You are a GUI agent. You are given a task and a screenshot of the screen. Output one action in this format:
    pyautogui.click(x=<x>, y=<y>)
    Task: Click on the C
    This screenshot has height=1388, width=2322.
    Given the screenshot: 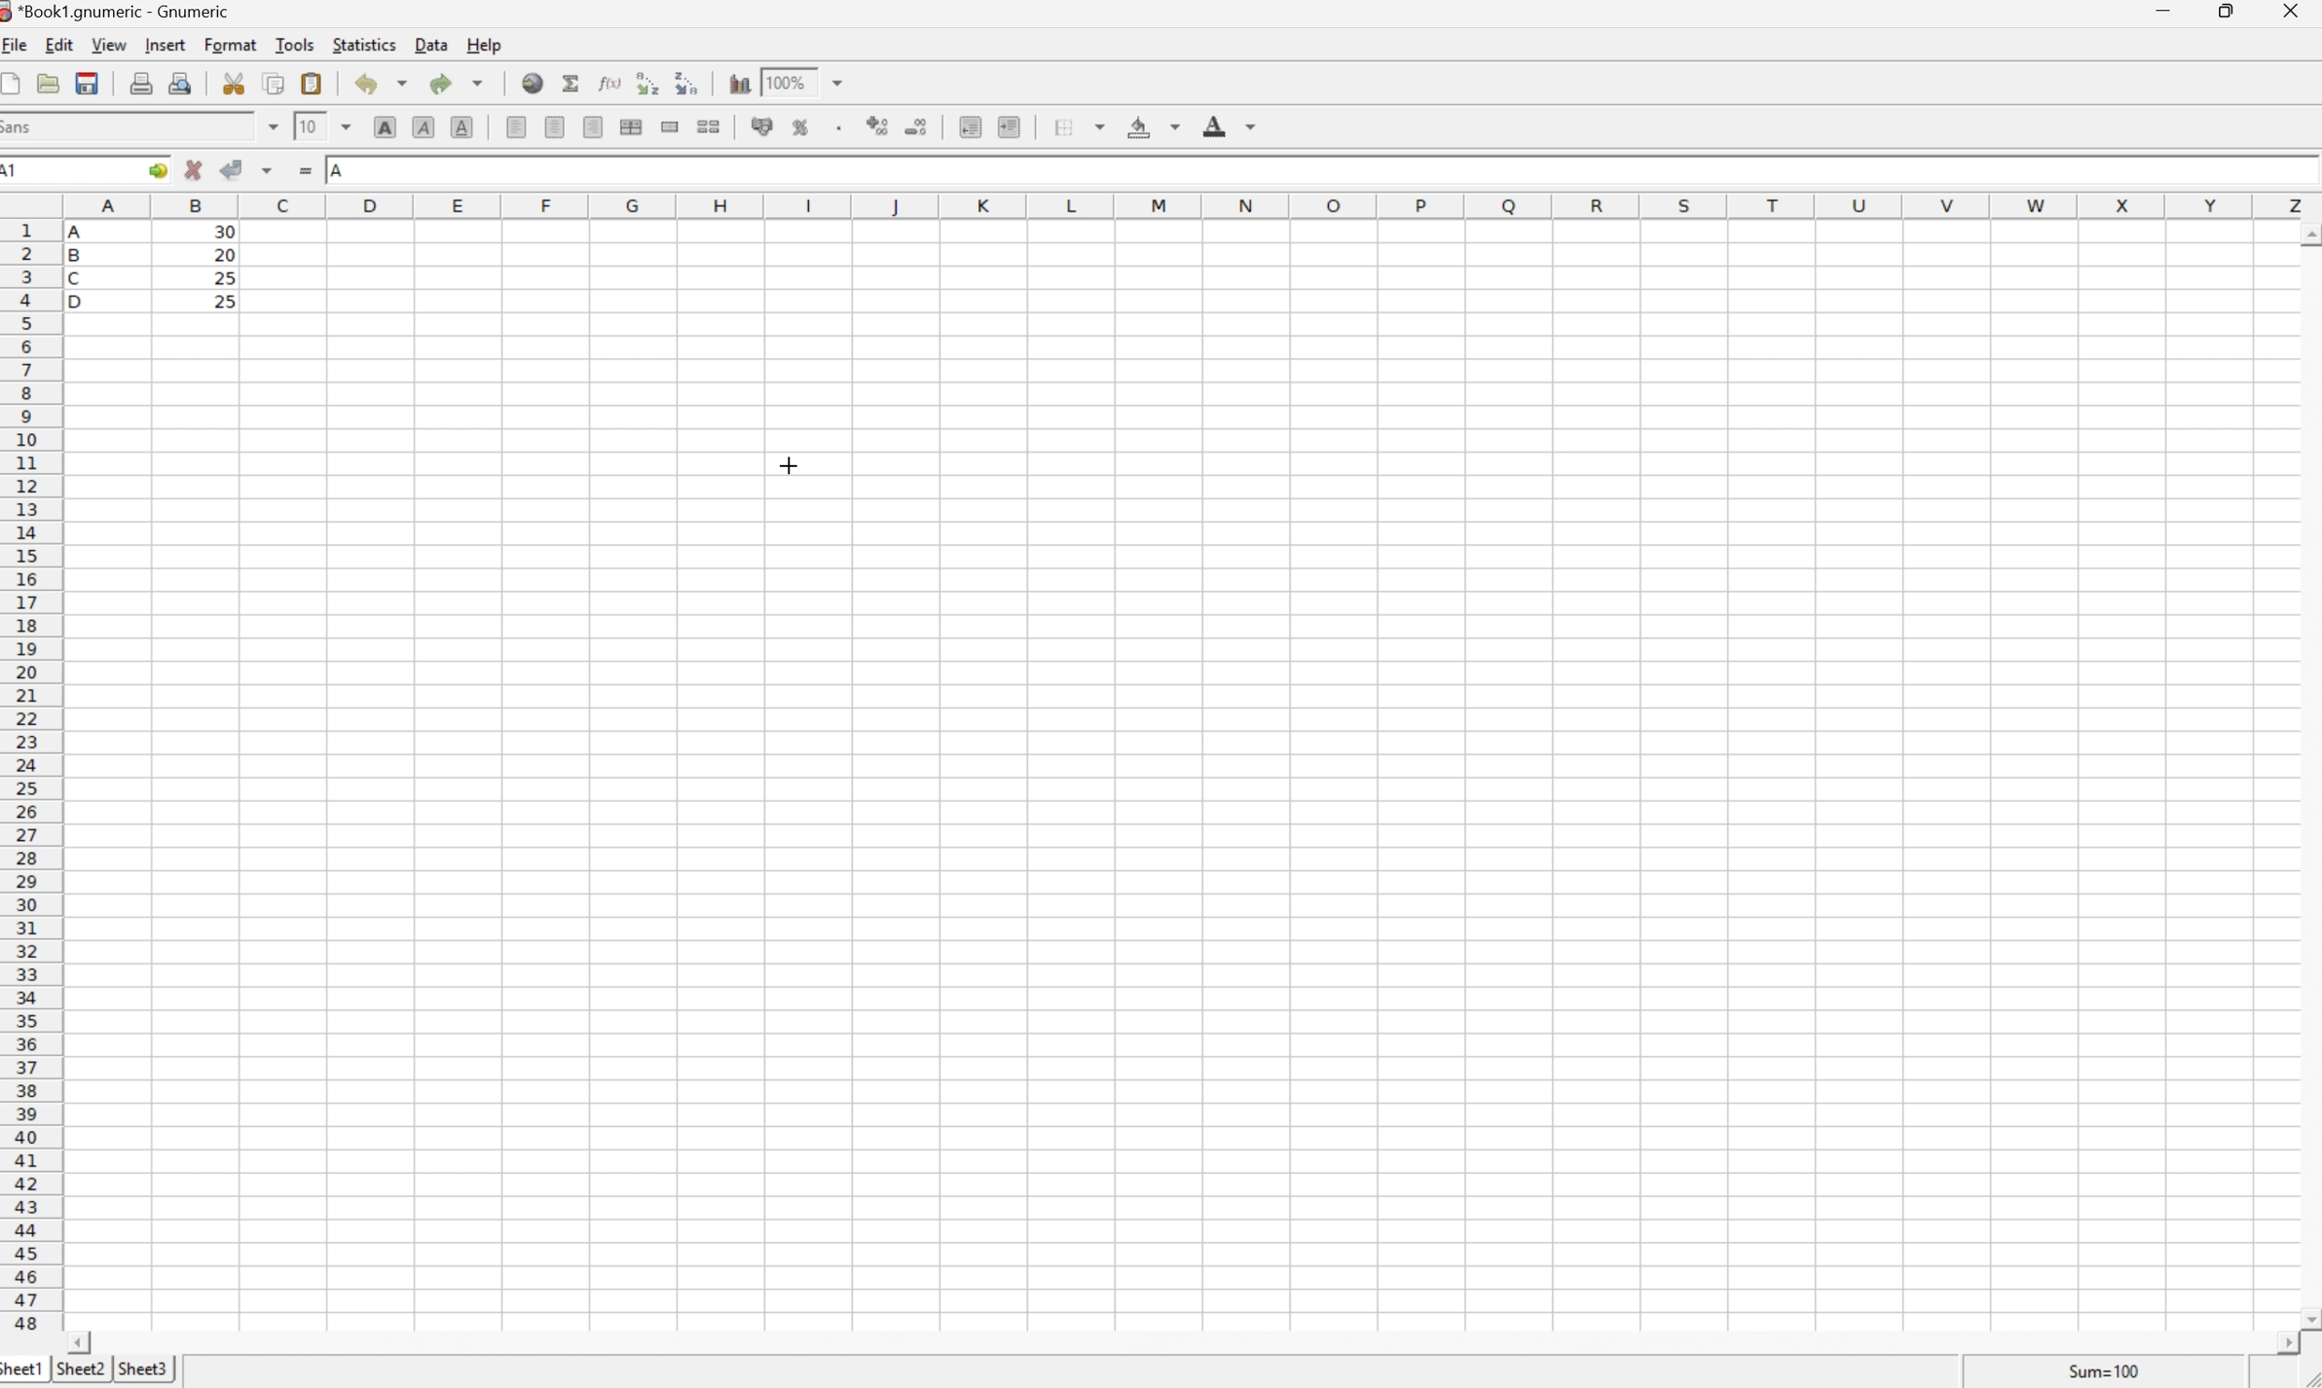 What is the action you would take?
    pyautogui.click(x=79, y=279)
    